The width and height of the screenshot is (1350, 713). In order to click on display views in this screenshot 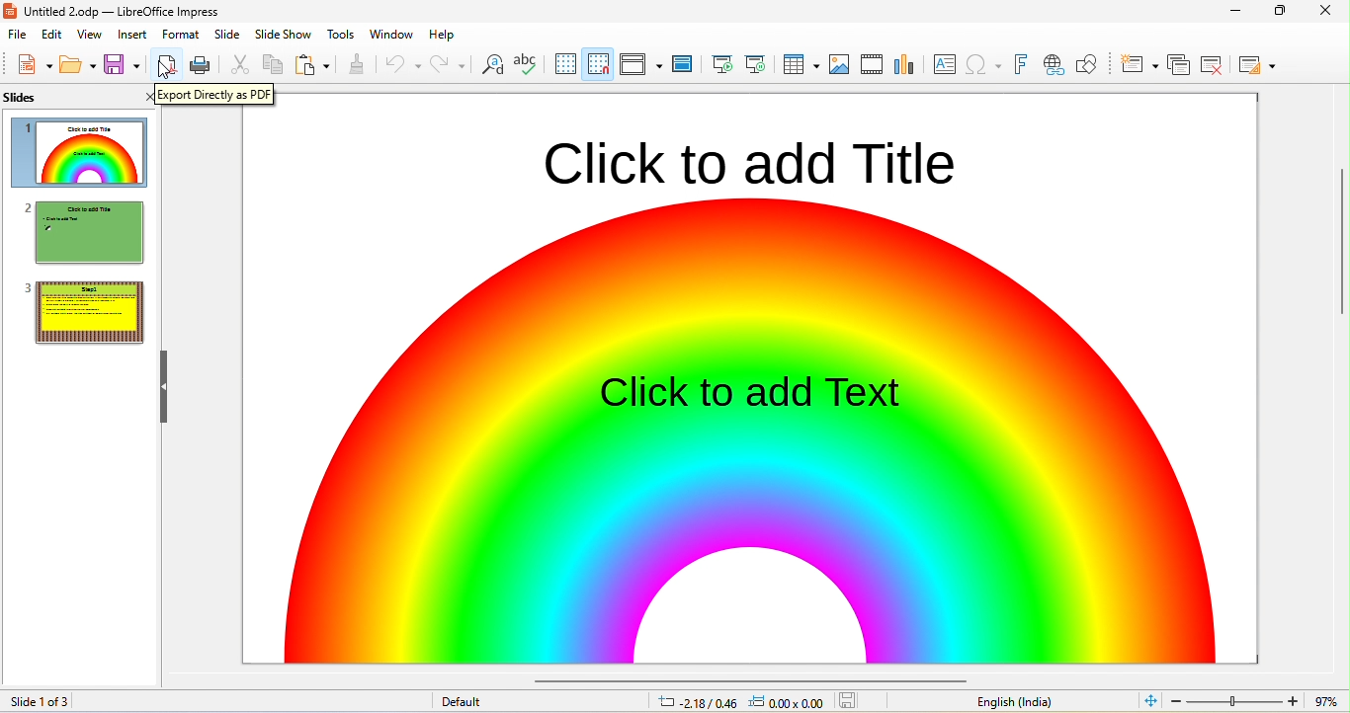, I will do `click(638, 63)`.